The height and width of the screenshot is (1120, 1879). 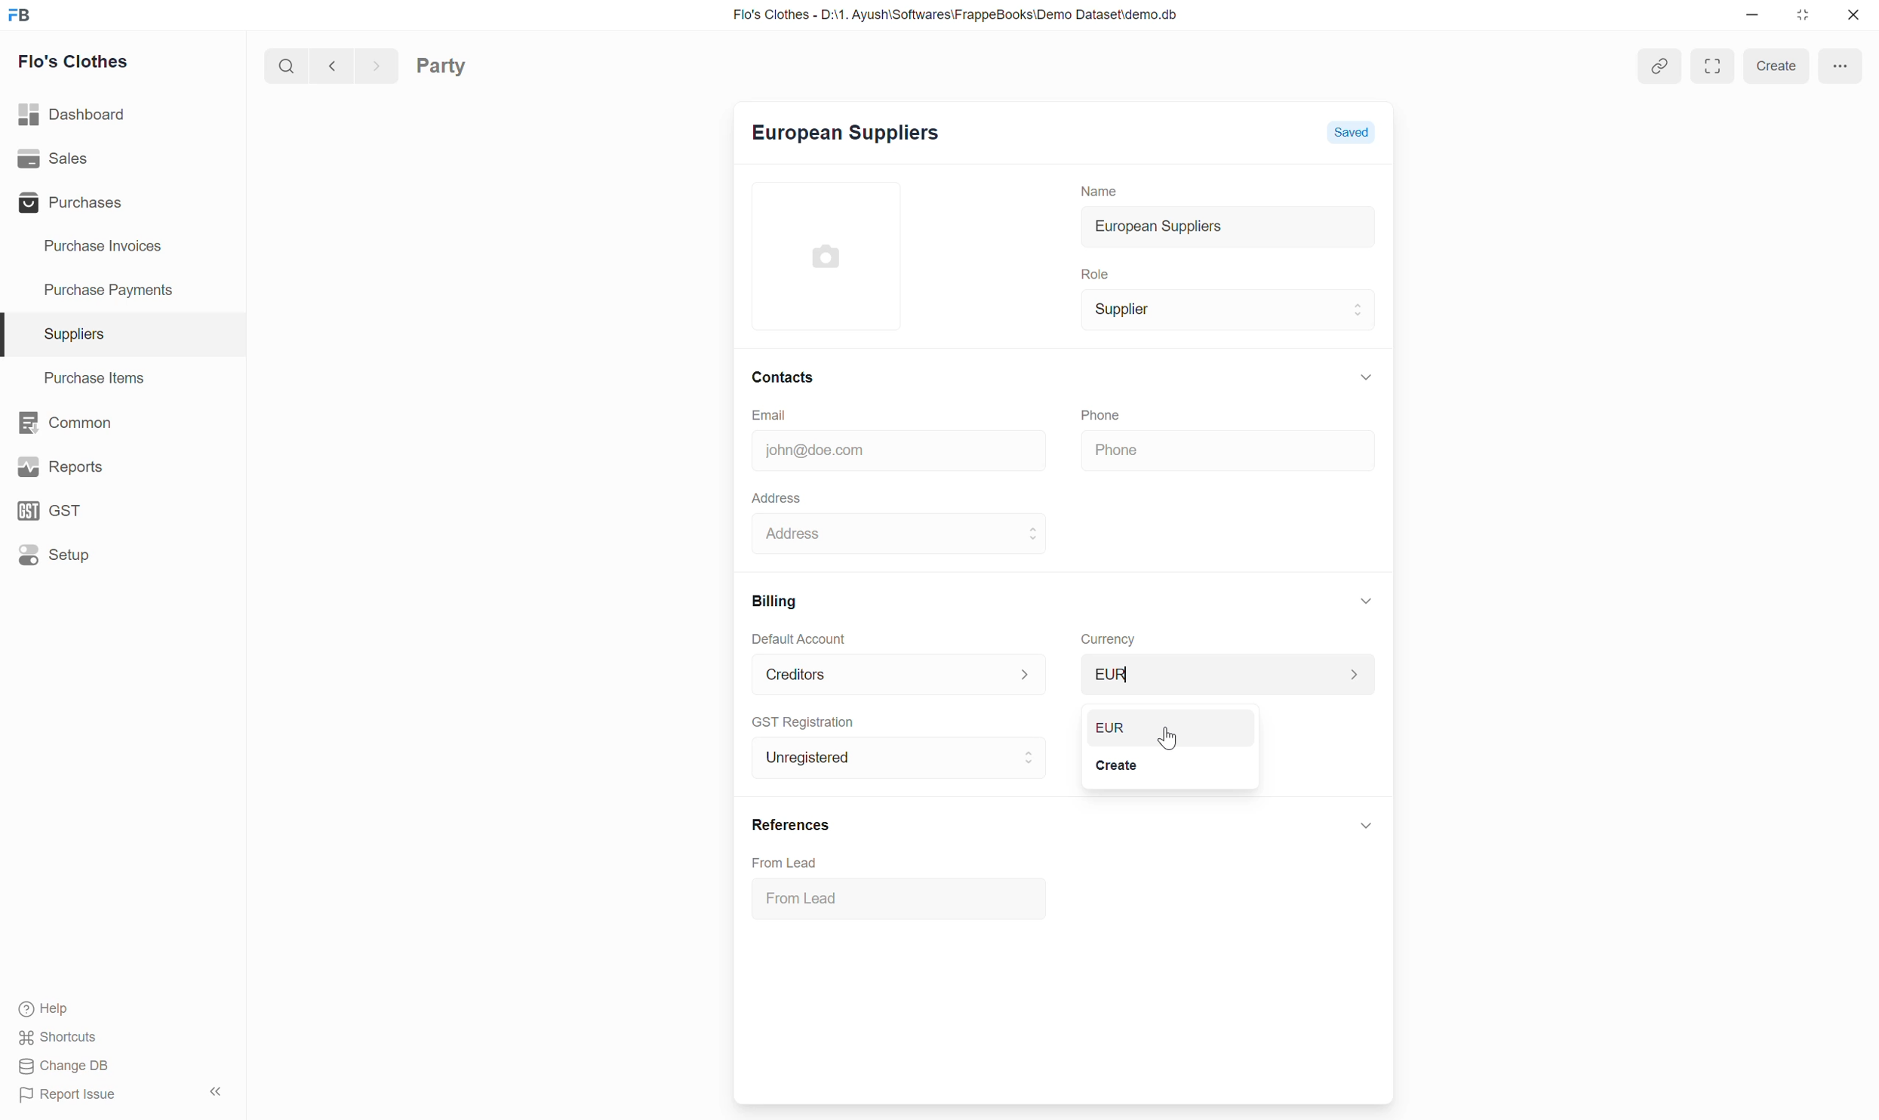 I want to click on close down, so click(x=1804, y=16).